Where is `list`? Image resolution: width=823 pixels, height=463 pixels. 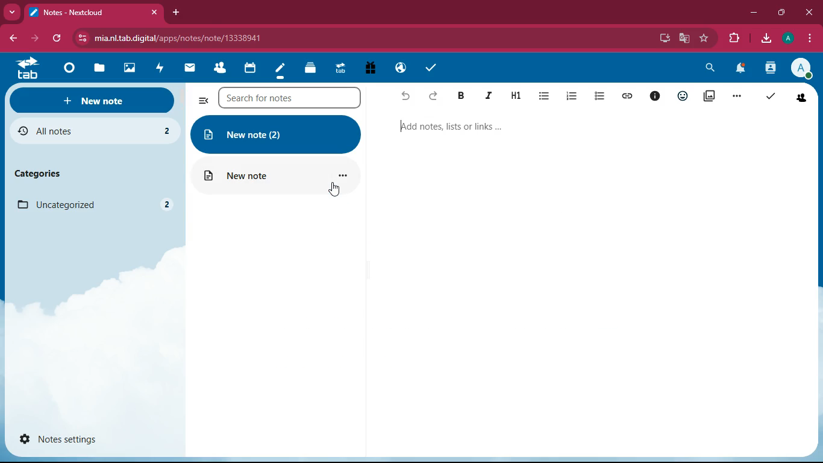 list is located at coordinates (546, 97).